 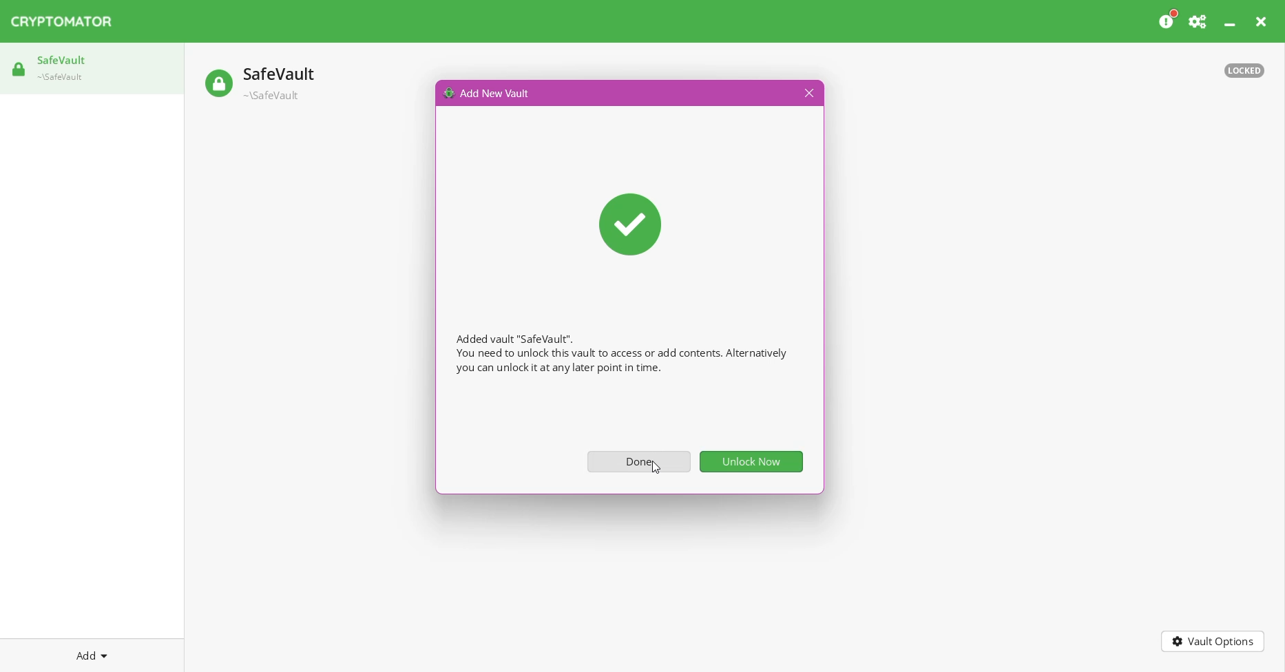 What do you see at coordinates (640, 461) in the screenshot?
I see `Done` at bounding box center [640, 461].